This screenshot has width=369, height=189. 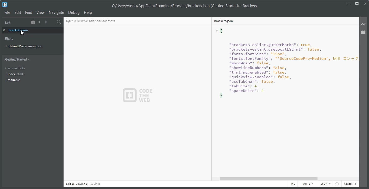 I want to click on HTML, so click(x=325, y=184).